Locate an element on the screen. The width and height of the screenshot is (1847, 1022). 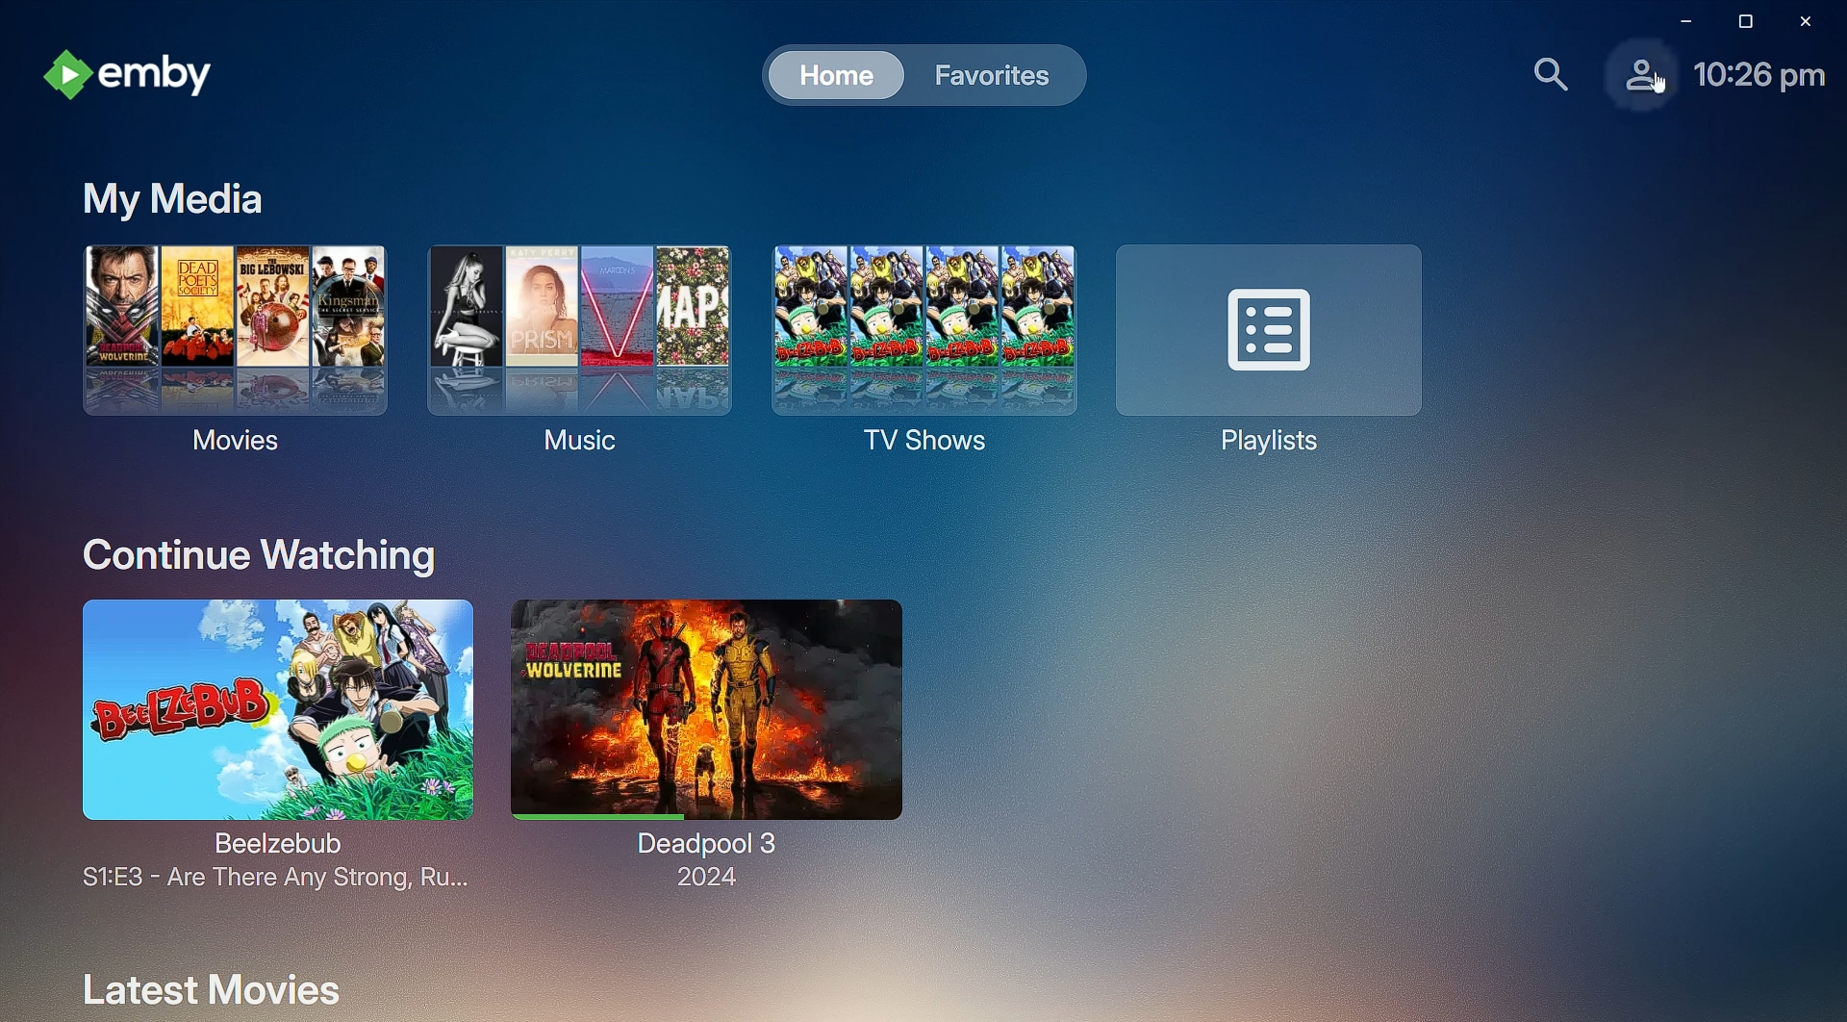
emby is located at coordinates (133, 74).